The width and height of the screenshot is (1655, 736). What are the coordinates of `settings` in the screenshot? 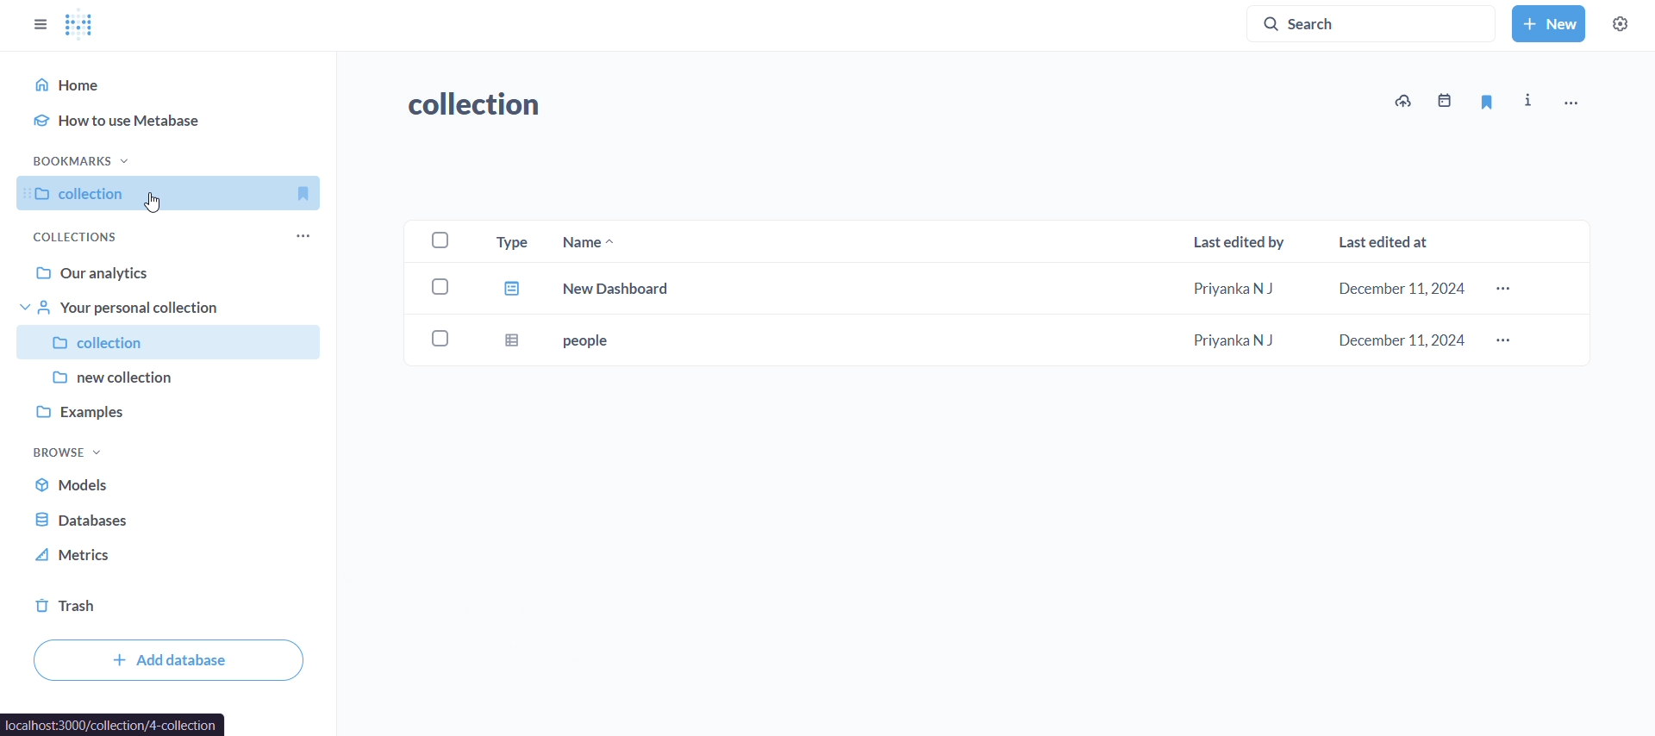 It's located at (1621, 26).